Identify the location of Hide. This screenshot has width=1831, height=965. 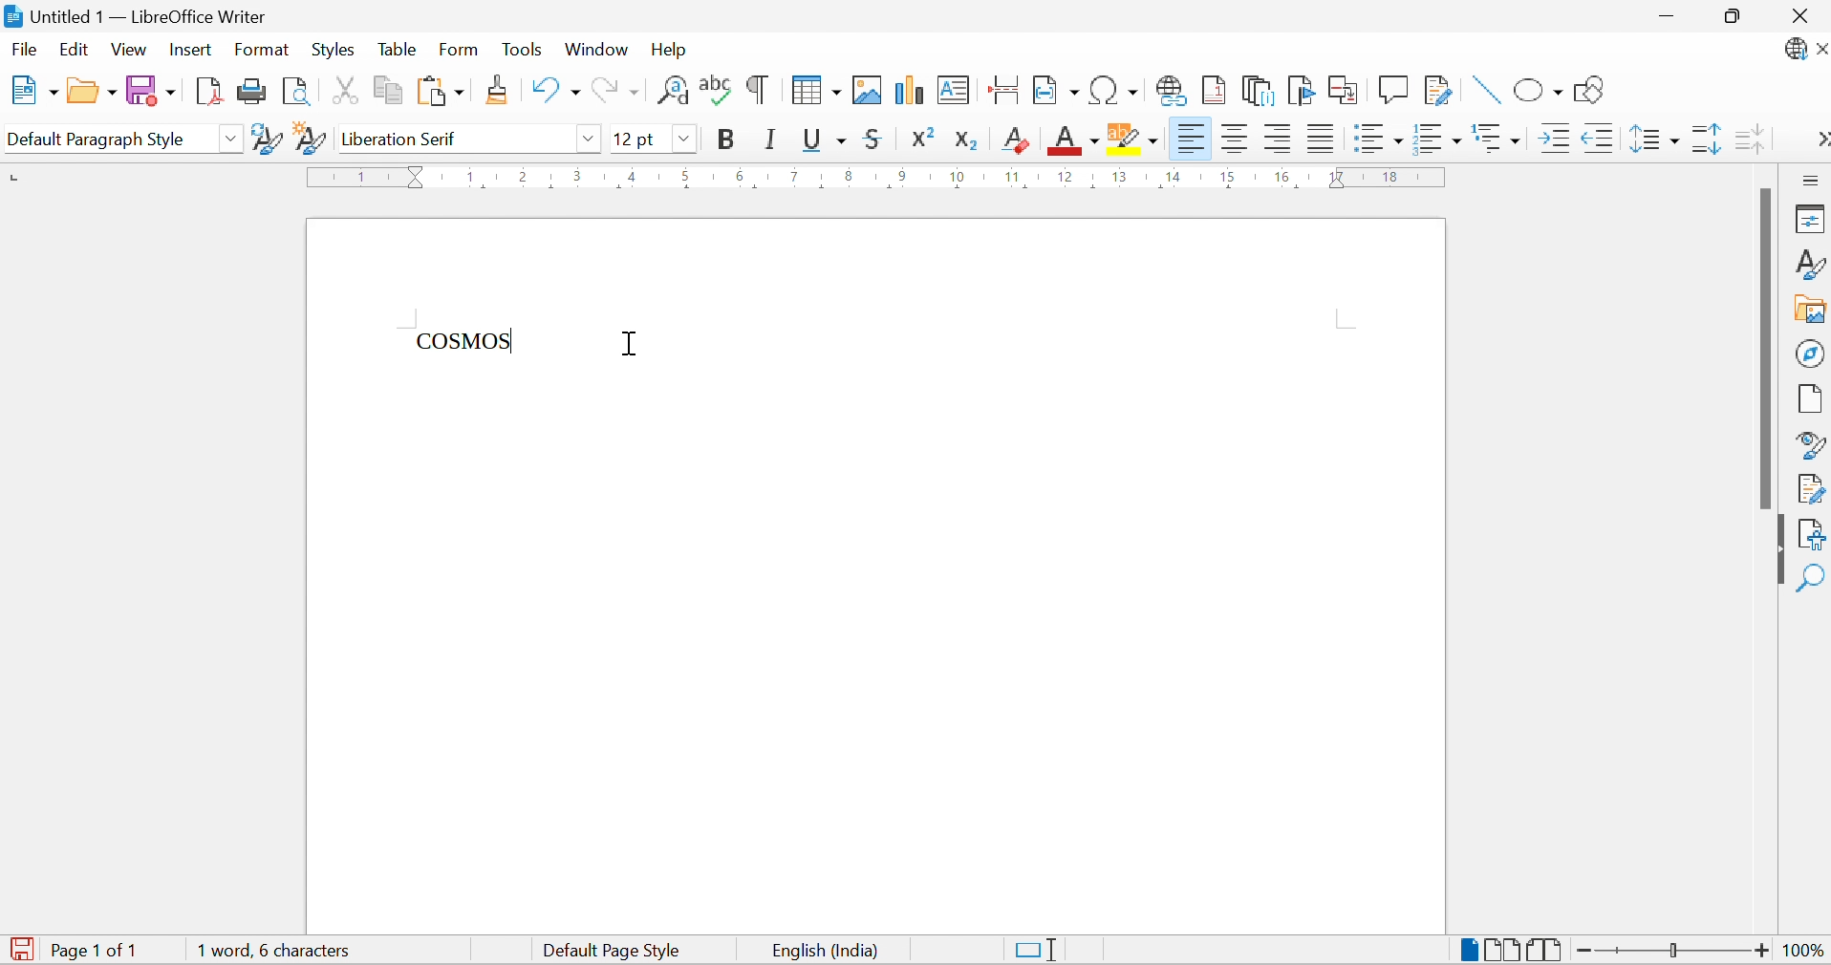
(1777, 549).